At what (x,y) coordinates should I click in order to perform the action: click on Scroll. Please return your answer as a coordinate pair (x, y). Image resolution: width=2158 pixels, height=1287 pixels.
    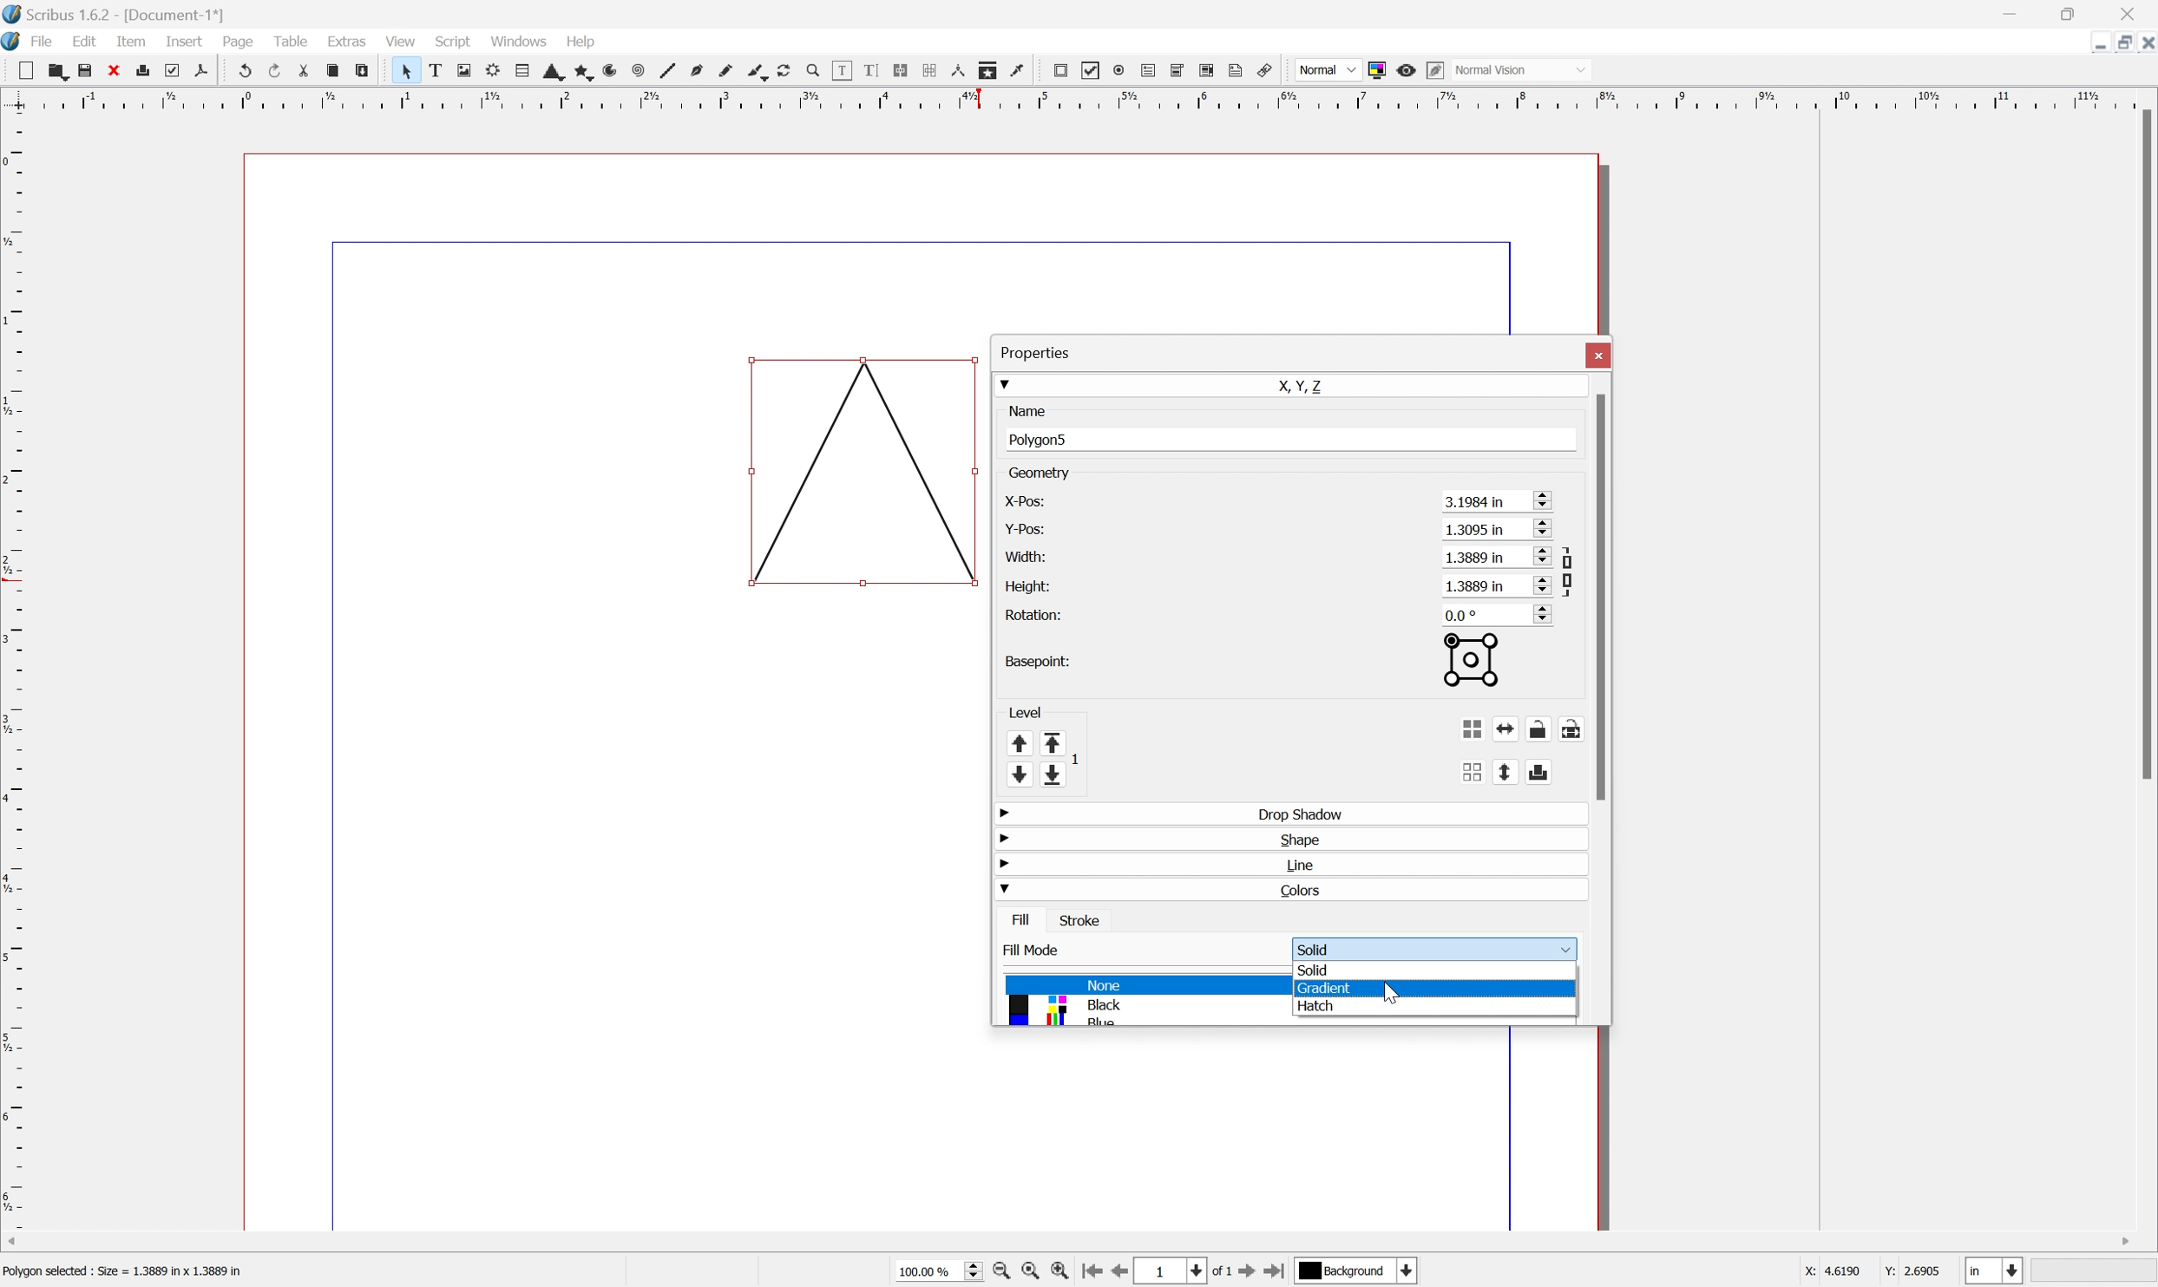
    Looking at the image, I should click on (1561, 584).